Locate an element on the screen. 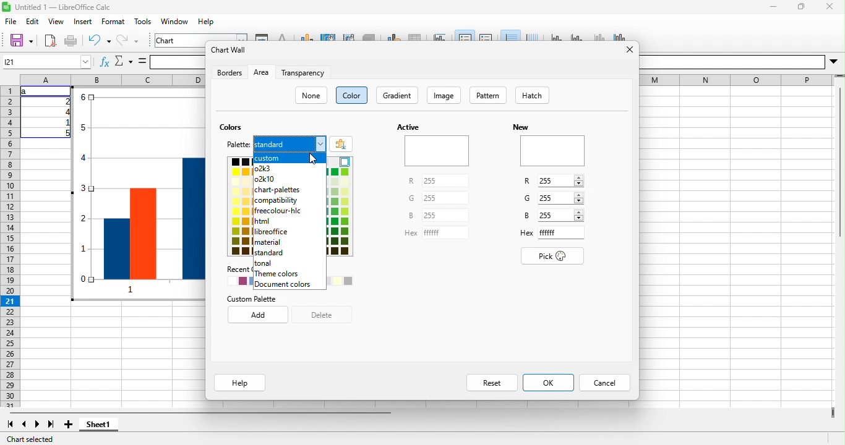 The width and height of the screenshot is (845, 445). file is located at coordinates (11, 21).